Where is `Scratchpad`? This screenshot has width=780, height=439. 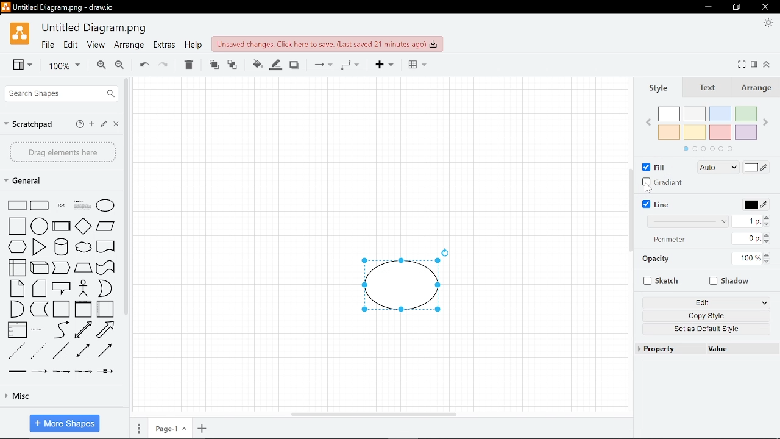
Scratchpad is located at coordinates (29, 125).